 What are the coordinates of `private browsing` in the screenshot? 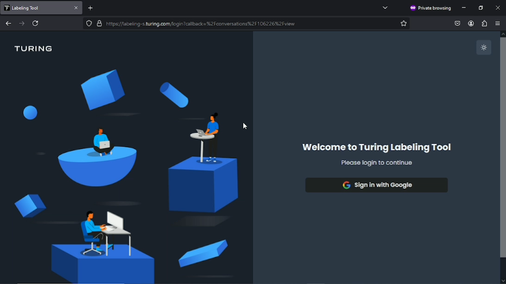 It's located at (430, 8).